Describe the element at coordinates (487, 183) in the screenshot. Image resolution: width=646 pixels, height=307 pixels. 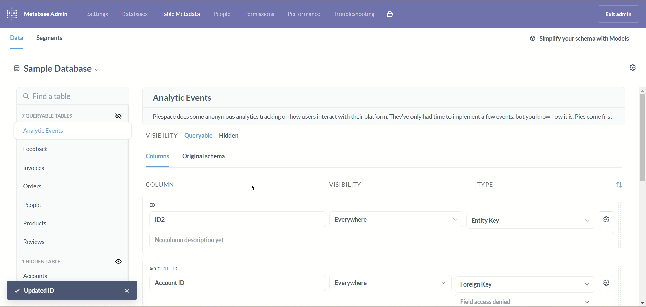
I see `Type` at that location.